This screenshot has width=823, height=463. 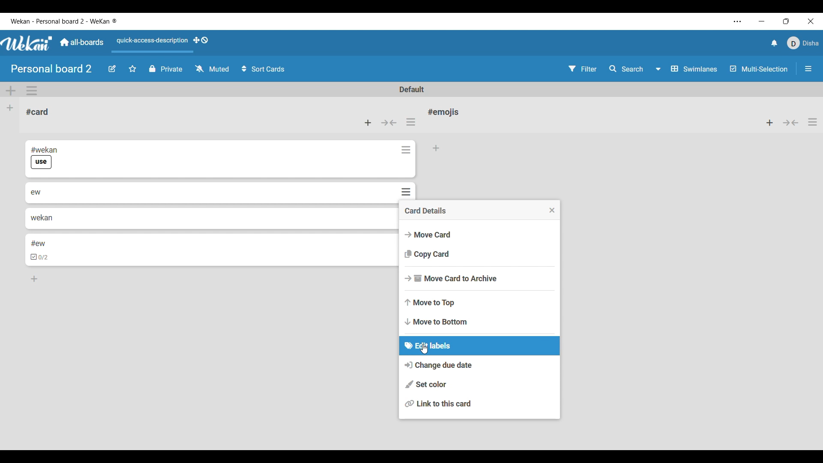 What do you see at coordinates (473, 210) in the screenshot?
I see `Card details` at bounding box center [473, 210].